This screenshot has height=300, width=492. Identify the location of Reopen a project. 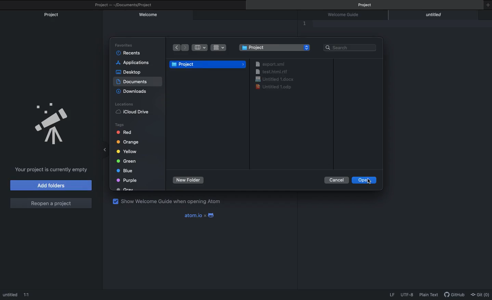
(51, 203).